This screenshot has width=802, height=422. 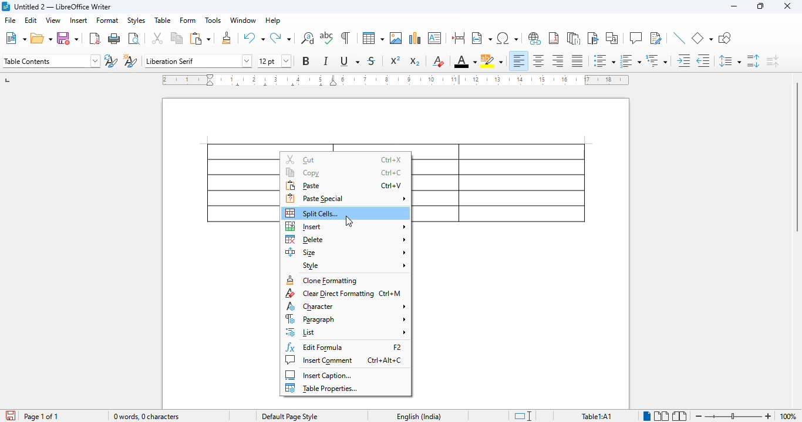 I want to click on insert comment, so click(x=636, y=38).